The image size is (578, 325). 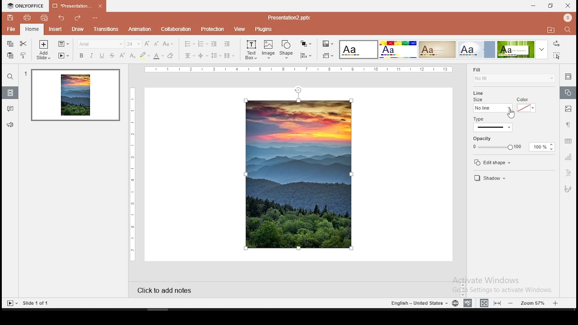 I want to click on line, so click(x=480, y=93).